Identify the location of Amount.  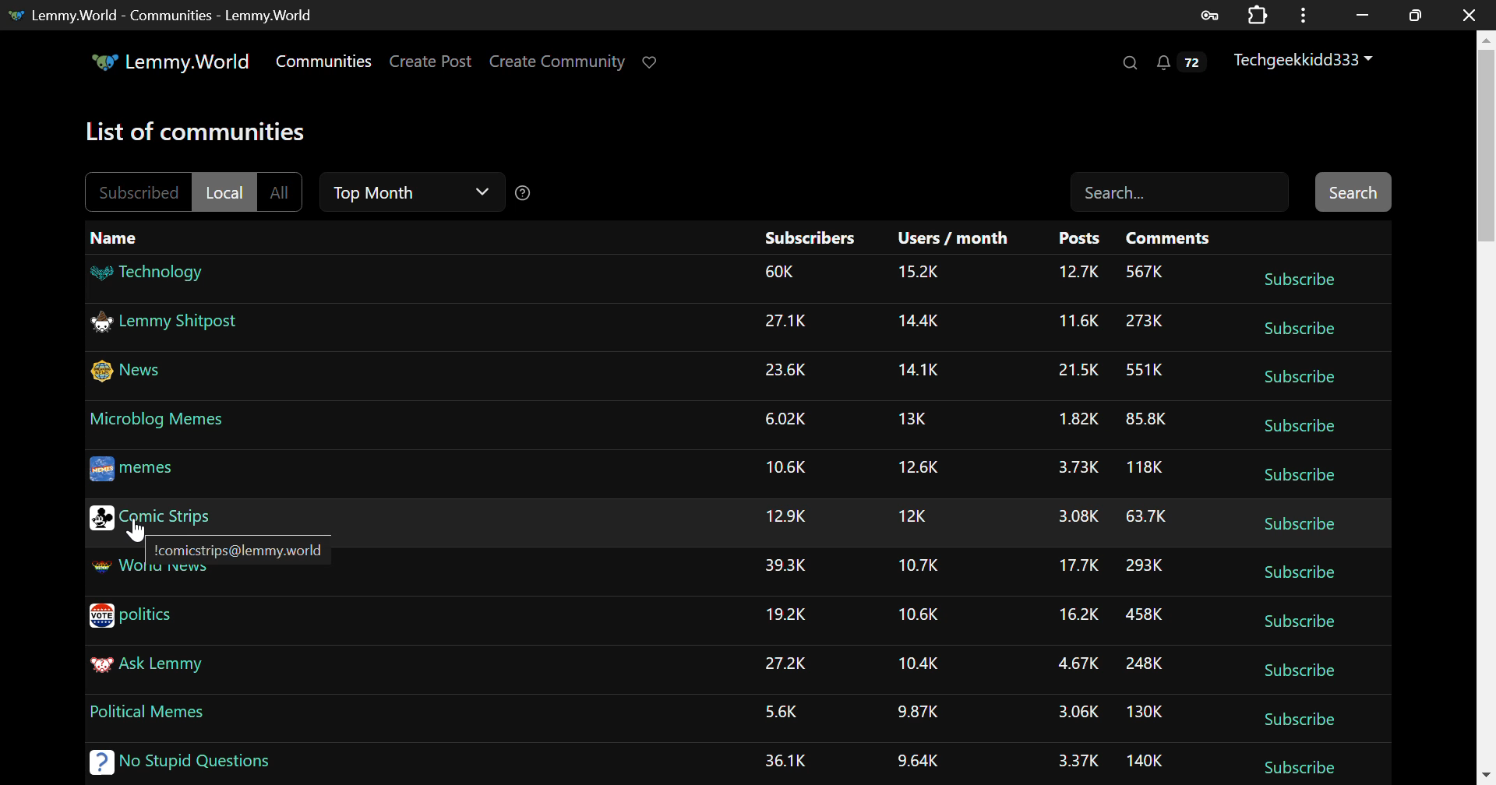
(789, 612).